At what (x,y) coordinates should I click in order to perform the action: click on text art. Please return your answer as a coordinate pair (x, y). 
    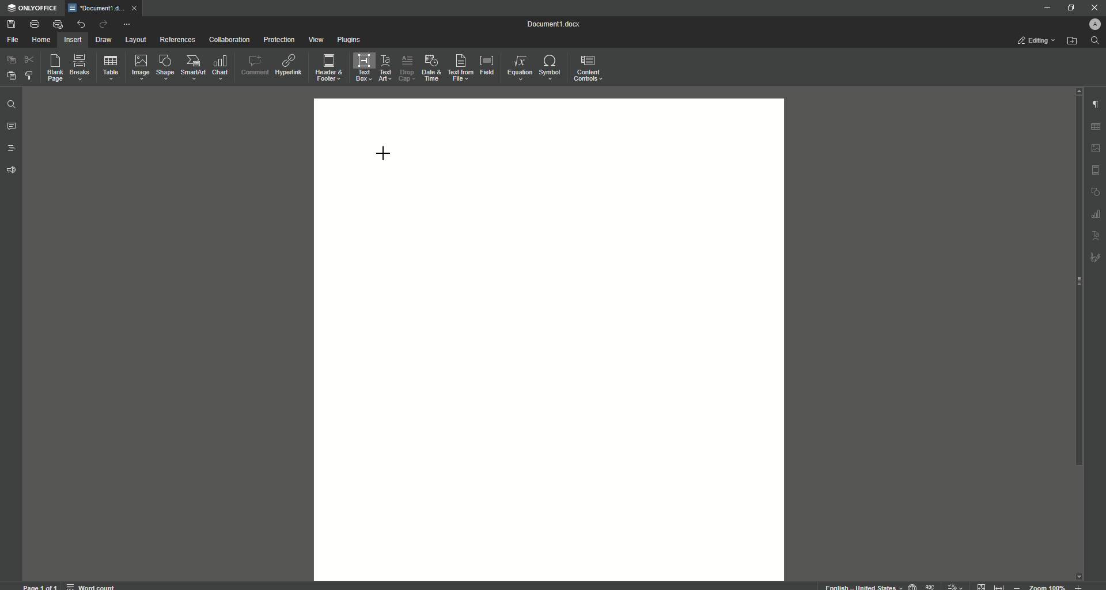
    Looking at the image, I should click on (1096, 236).